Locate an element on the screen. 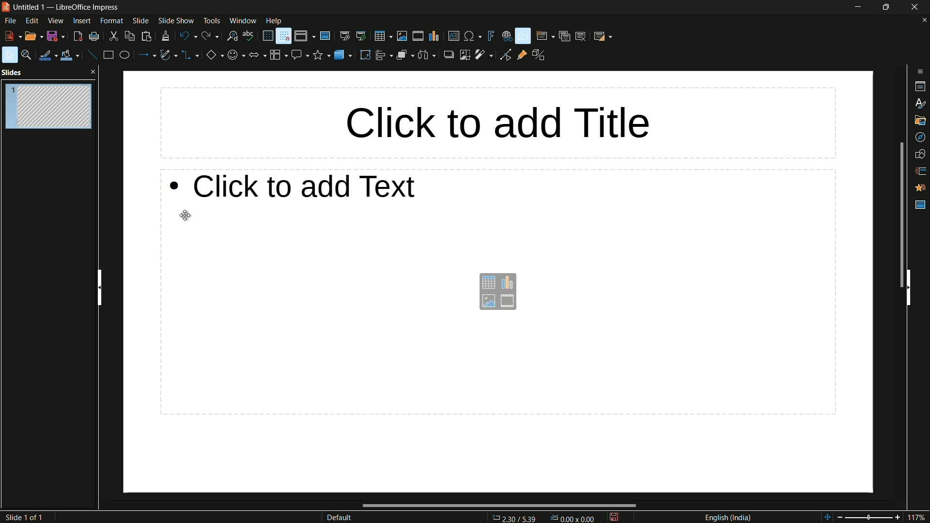 The image size is (930, 523). 3d objects is located at coordinates (343, 55).